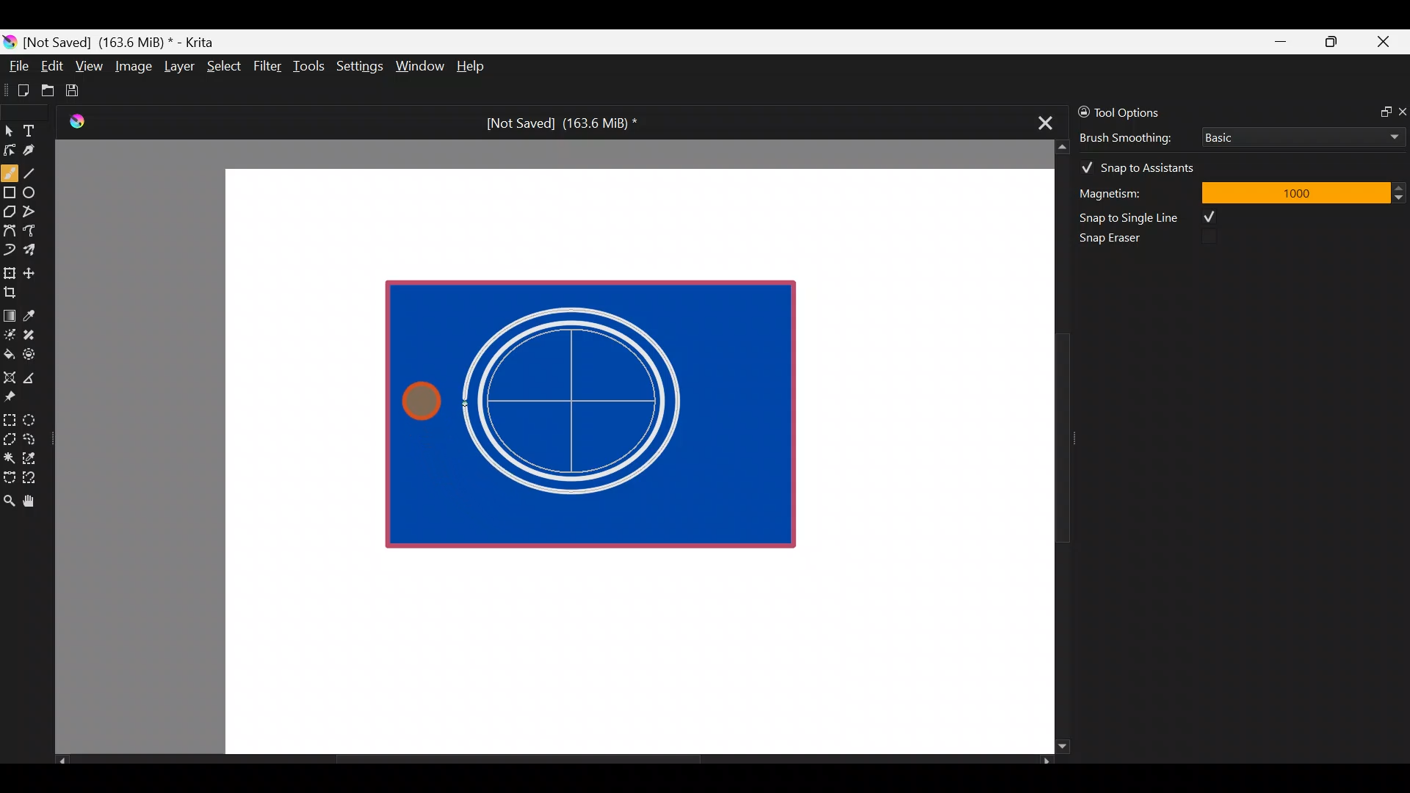 This screenshot has height=793, width=1410. What do you see at coordinates (10, 194) in the screenshot?
I see `Rectangle tool` at bounding box center [10, 194].